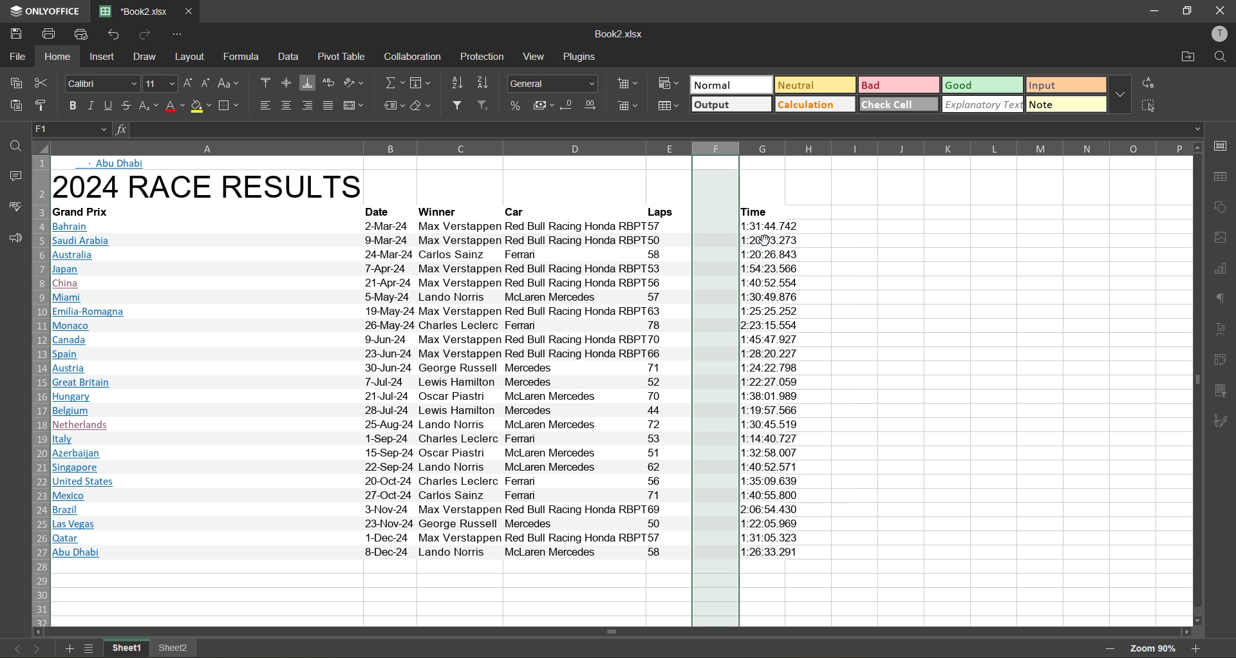 Image resolution: width=1236 pixels, height=658 pixels. What do you see at coordinates (579, 56) in the screenshot?
I see `plugins` at bounding box center [579, 56].